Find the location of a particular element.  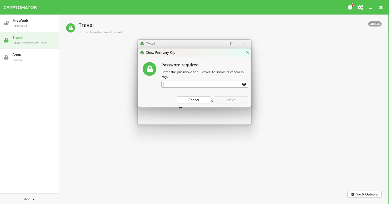

Vault is located at coordinates (94, 29).